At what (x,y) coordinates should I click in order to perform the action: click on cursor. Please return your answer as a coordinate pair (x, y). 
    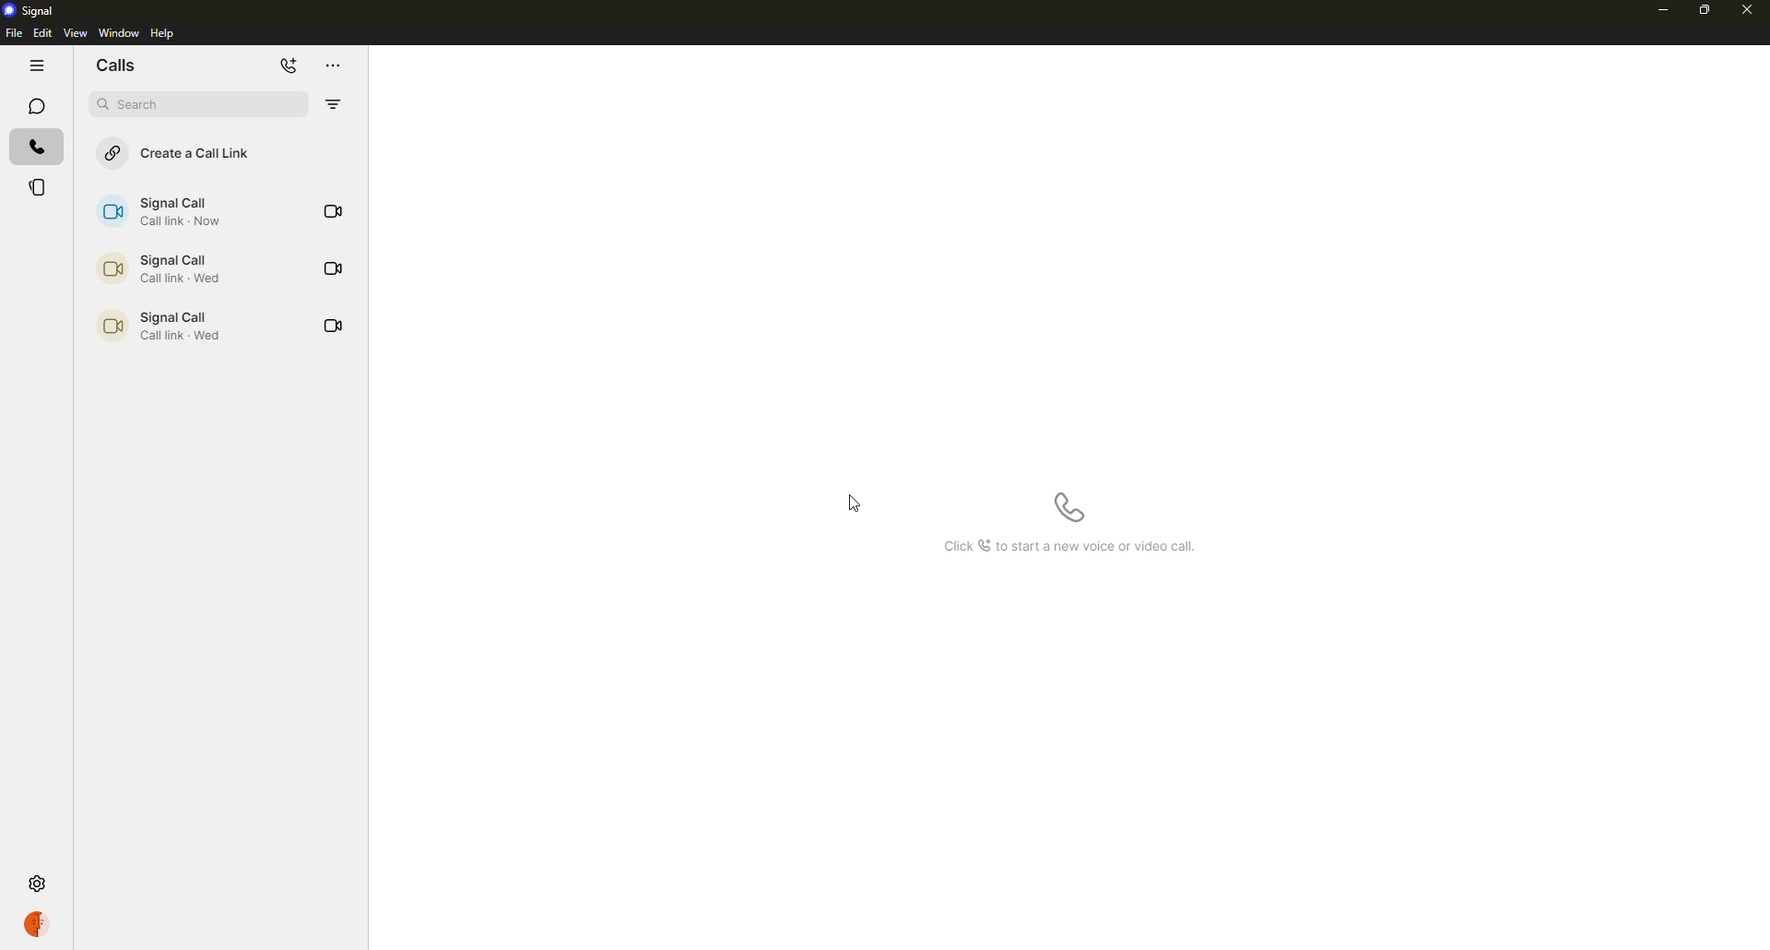
    Looking at the image, I should click on (859, 505).